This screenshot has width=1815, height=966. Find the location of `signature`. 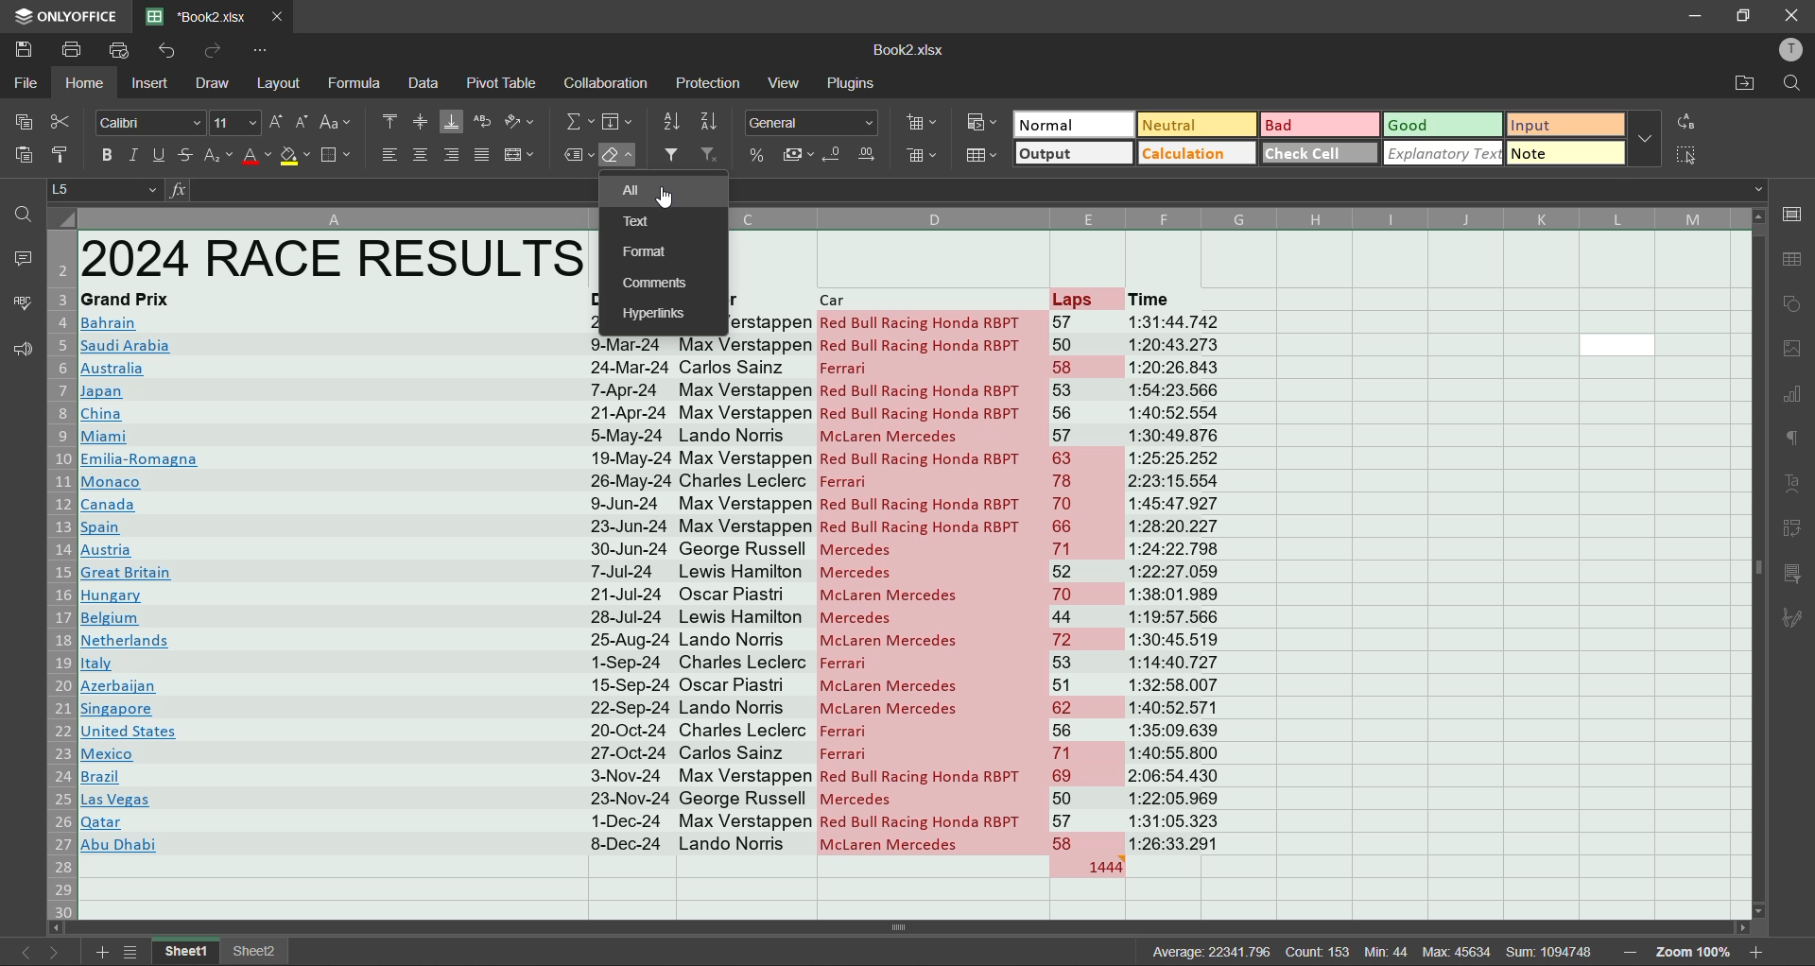

signature is located at coordinates (1790, 620).